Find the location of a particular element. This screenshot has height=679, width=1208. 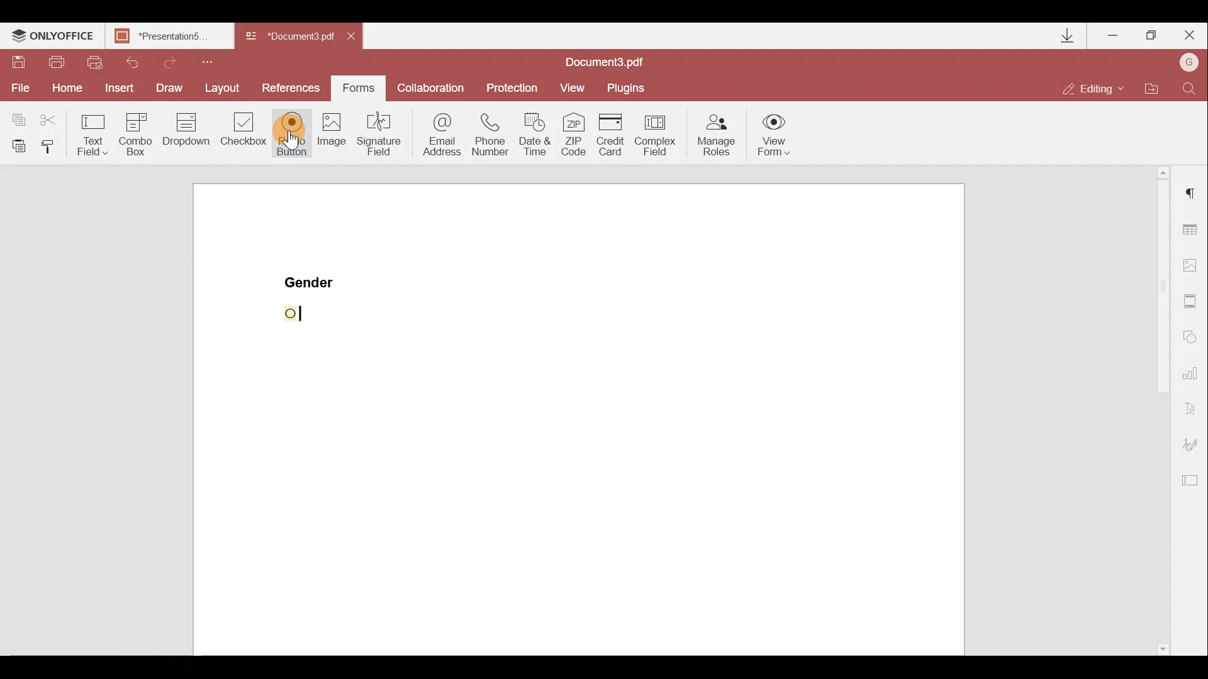

Headers & footers settings is located at coordinates (1192, 303).